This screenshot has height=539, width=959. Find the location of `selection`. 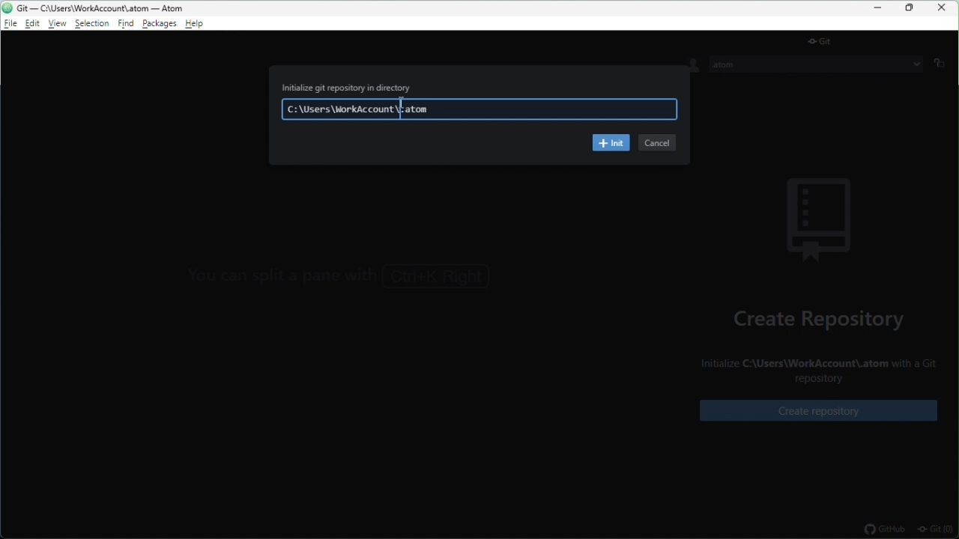

selection is located at coordinates (94, 25).